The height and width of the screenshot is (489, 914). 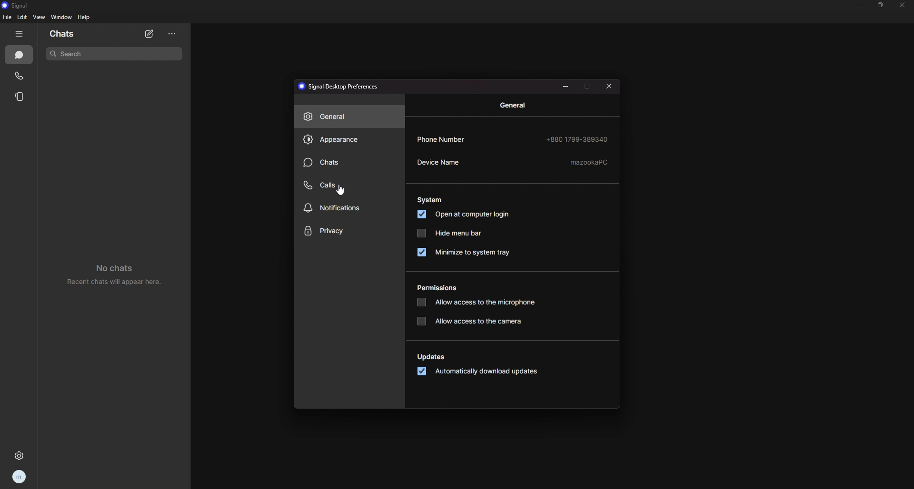 I want to click on chats, so click(x=77, y=33).